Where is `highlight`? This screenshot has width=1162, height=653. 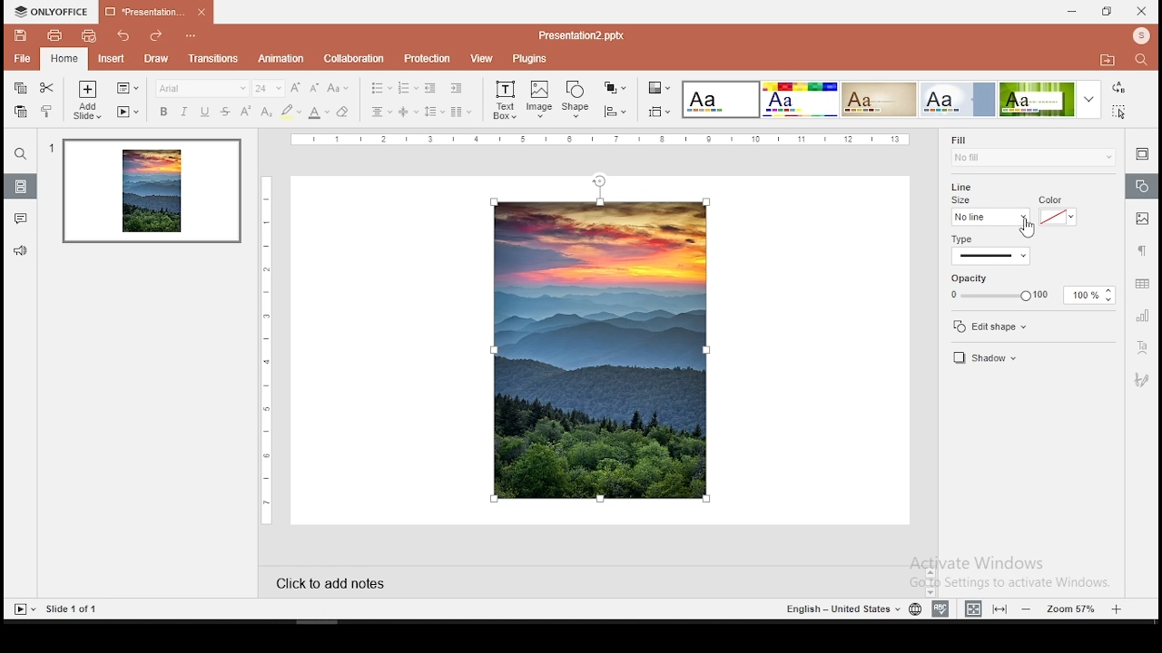
highlight is located at coordinates (290, 112).